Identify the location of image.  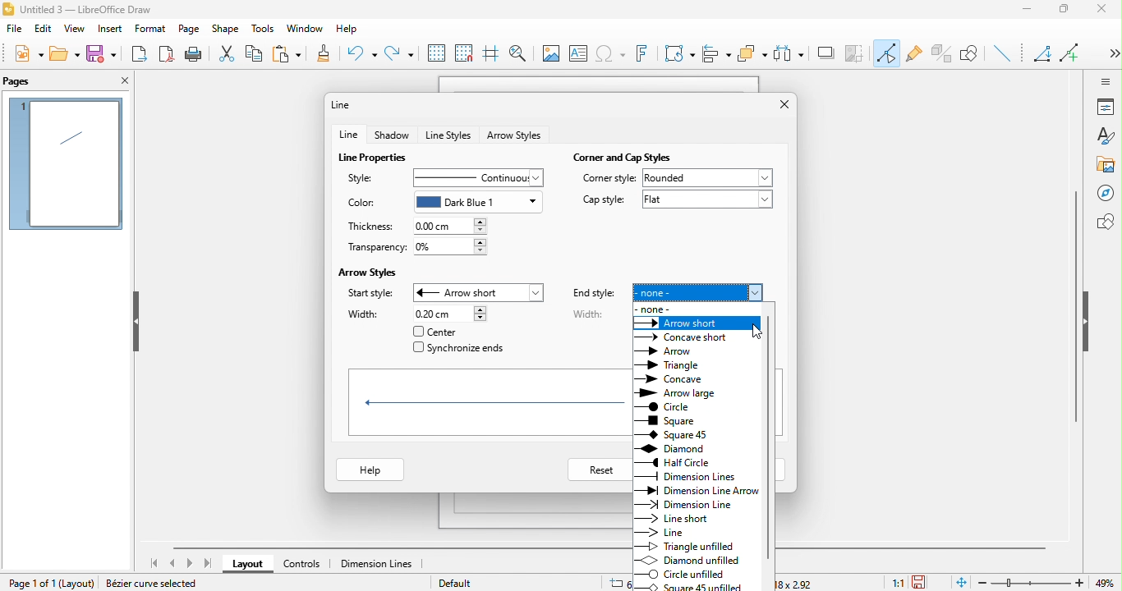
(549, 53).